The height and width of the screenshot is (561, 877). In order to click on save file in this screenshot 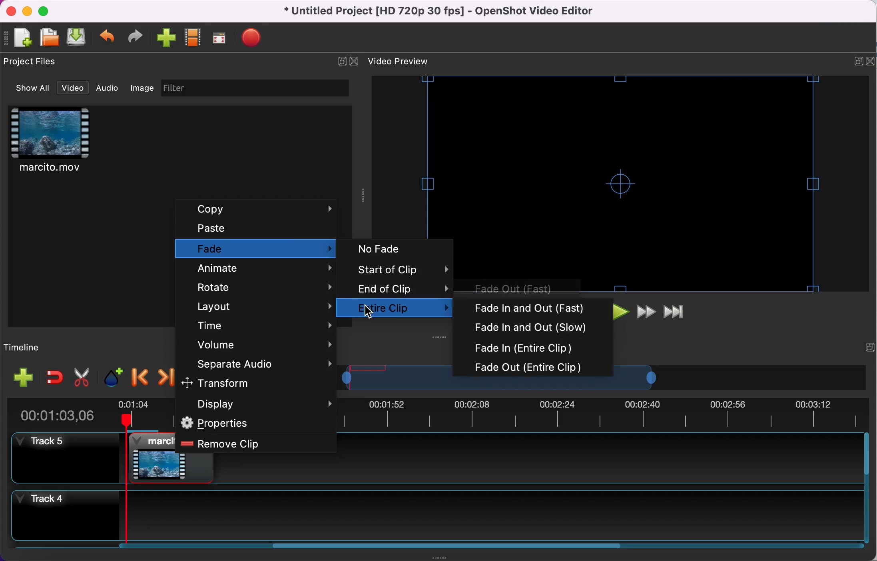, I will do `click(76, 37)`.